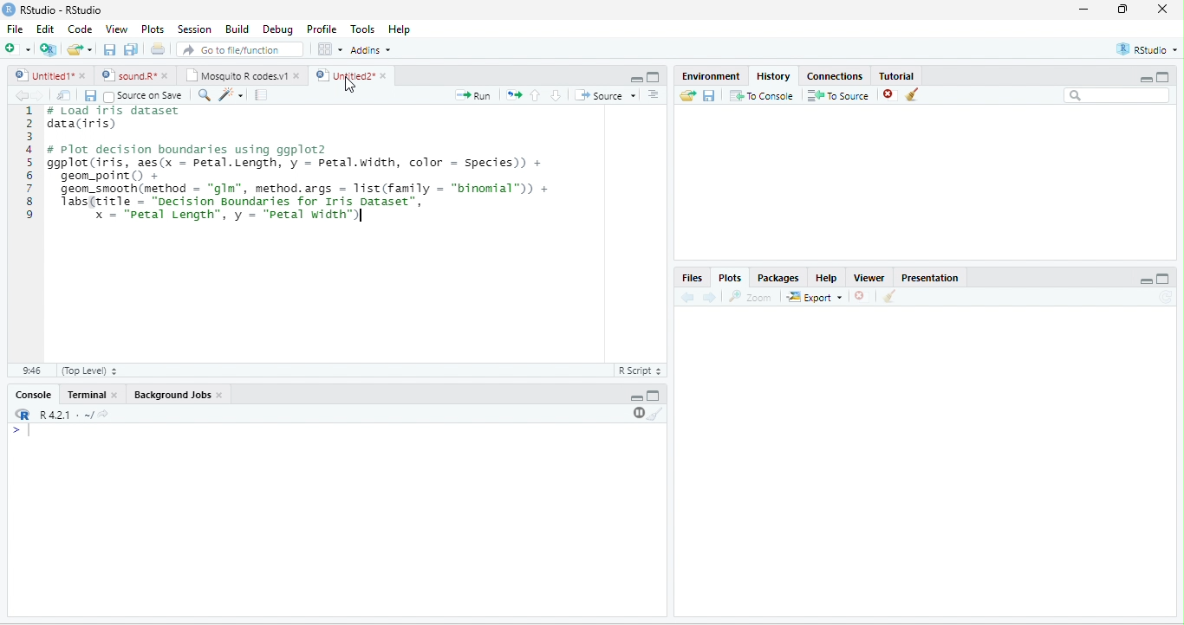  What do you see at coordinates (238, 29) in the screenshot?
I see `Build` at bounding box center [238, 29].